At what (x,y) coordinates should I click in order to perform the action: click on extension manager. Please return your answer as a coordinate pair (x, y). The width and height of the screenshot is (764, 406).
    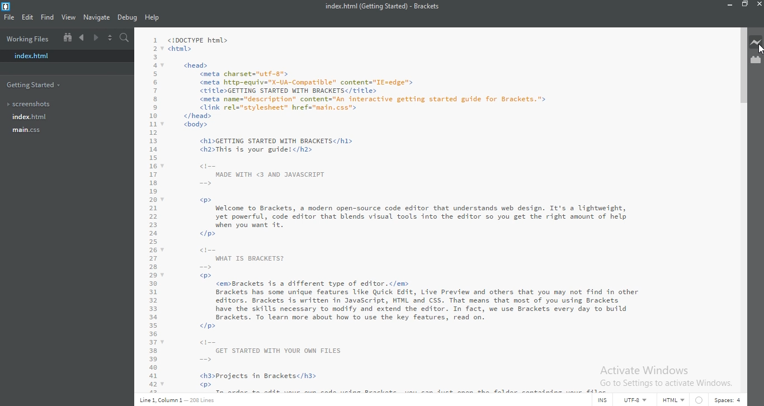
    Looking at the image, I should click on (755, 62).